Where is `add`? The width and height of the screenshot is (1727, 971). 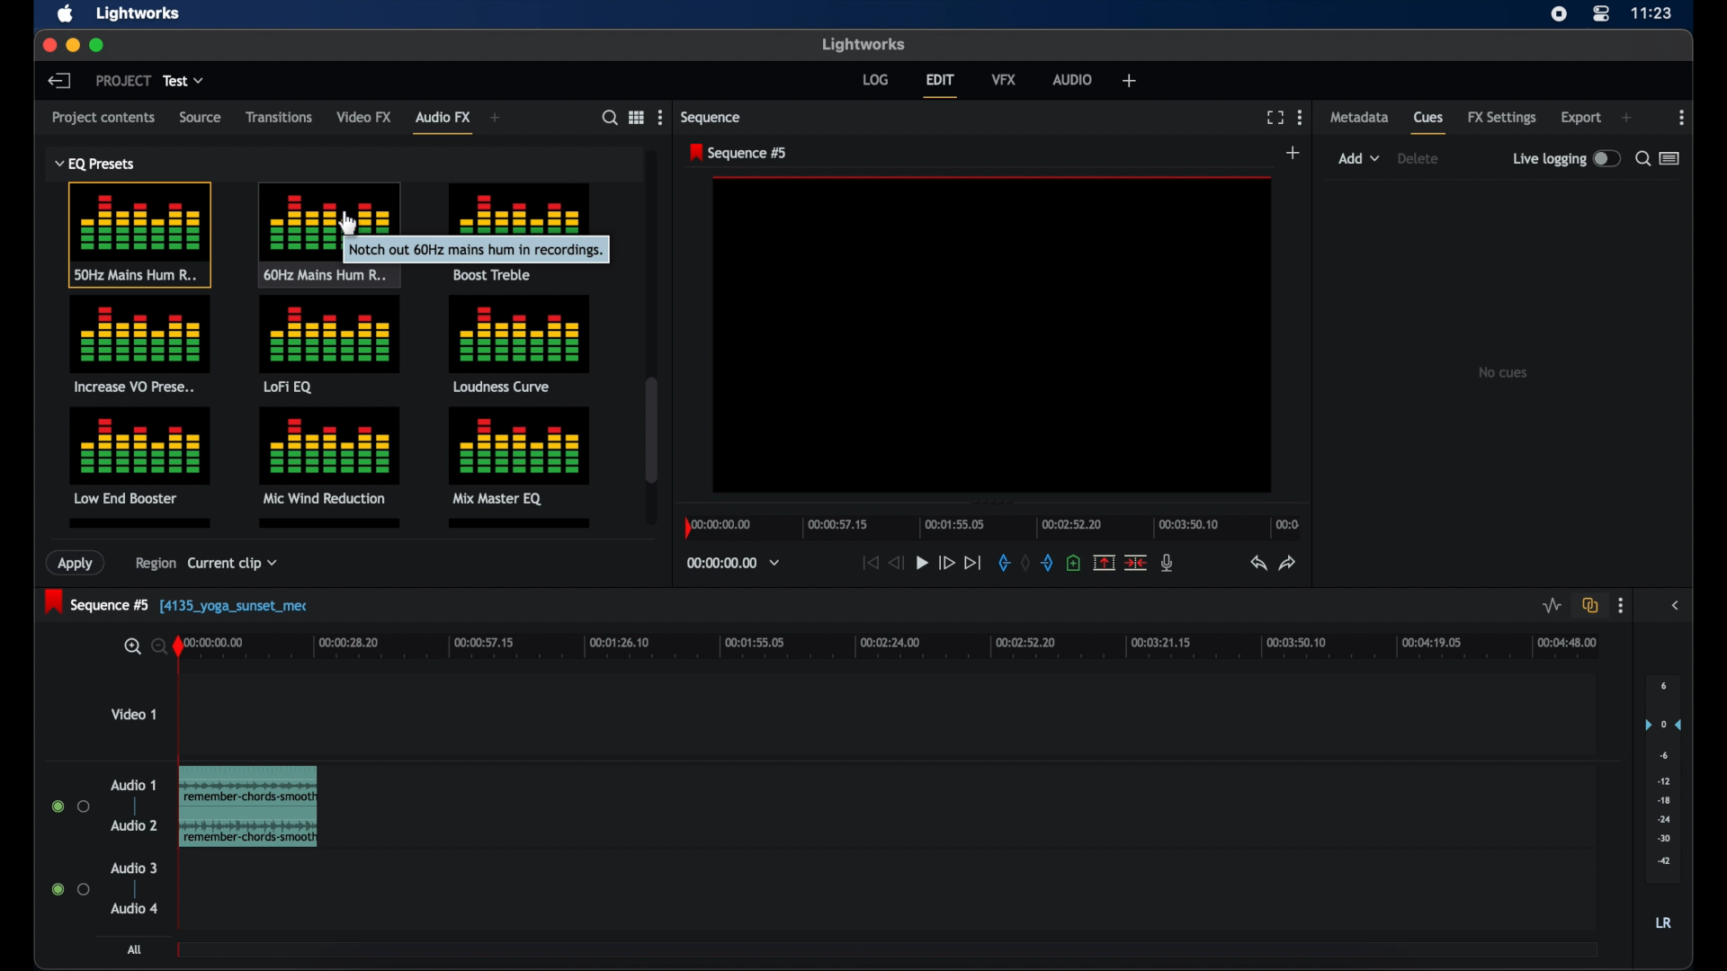
add is located at coordinates (496, 118).